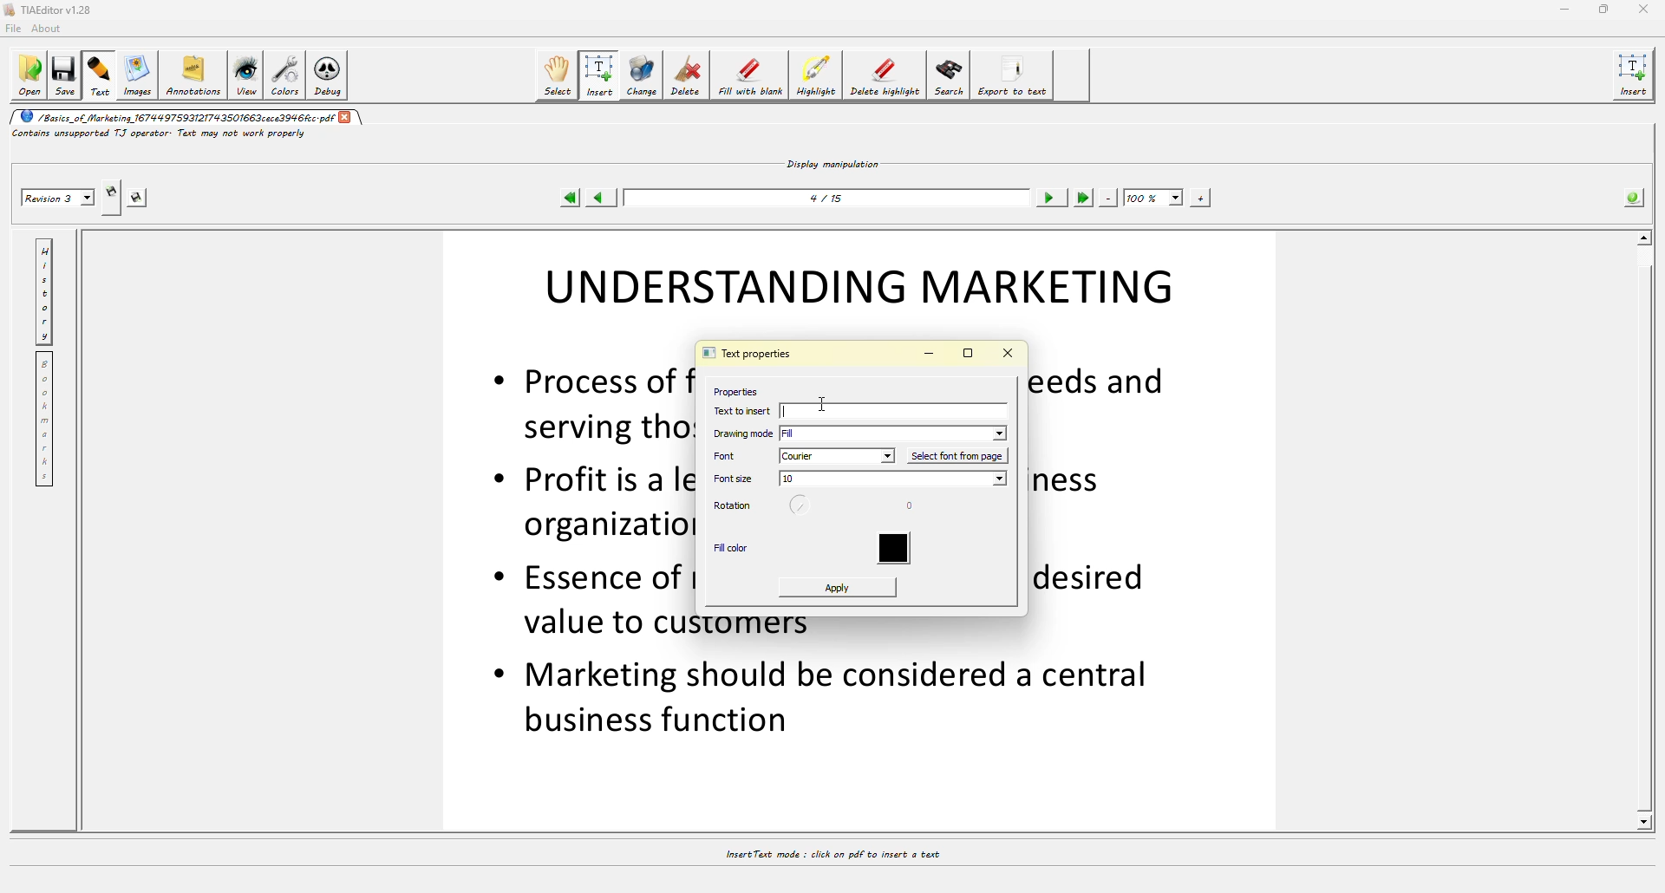 The height and width of the screenshot is (893, 1665). What do you see at coordinates (929, 355) in the screenshot?
I see `minimize` at bounding box center [929, 355].